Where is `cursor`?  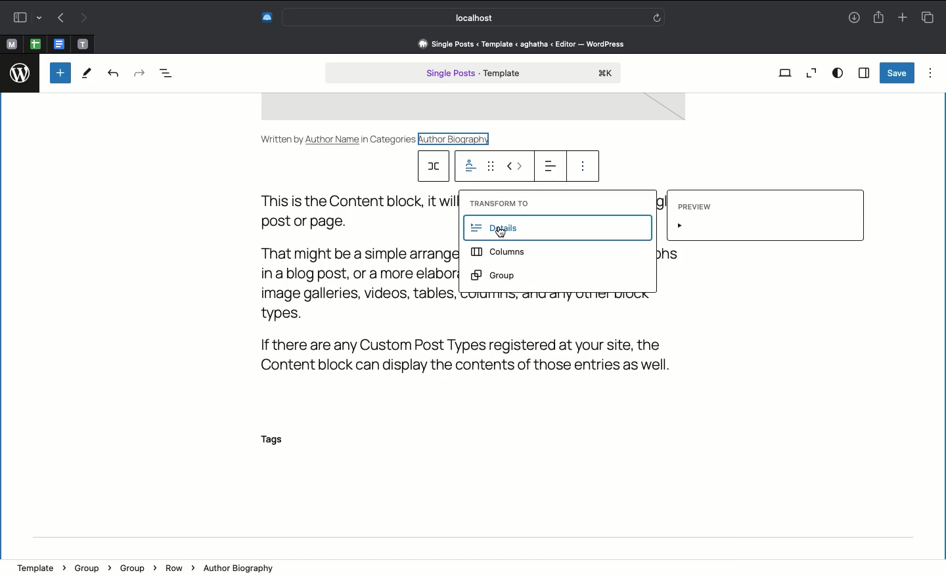
cursor is located at coordinates (504, 234).